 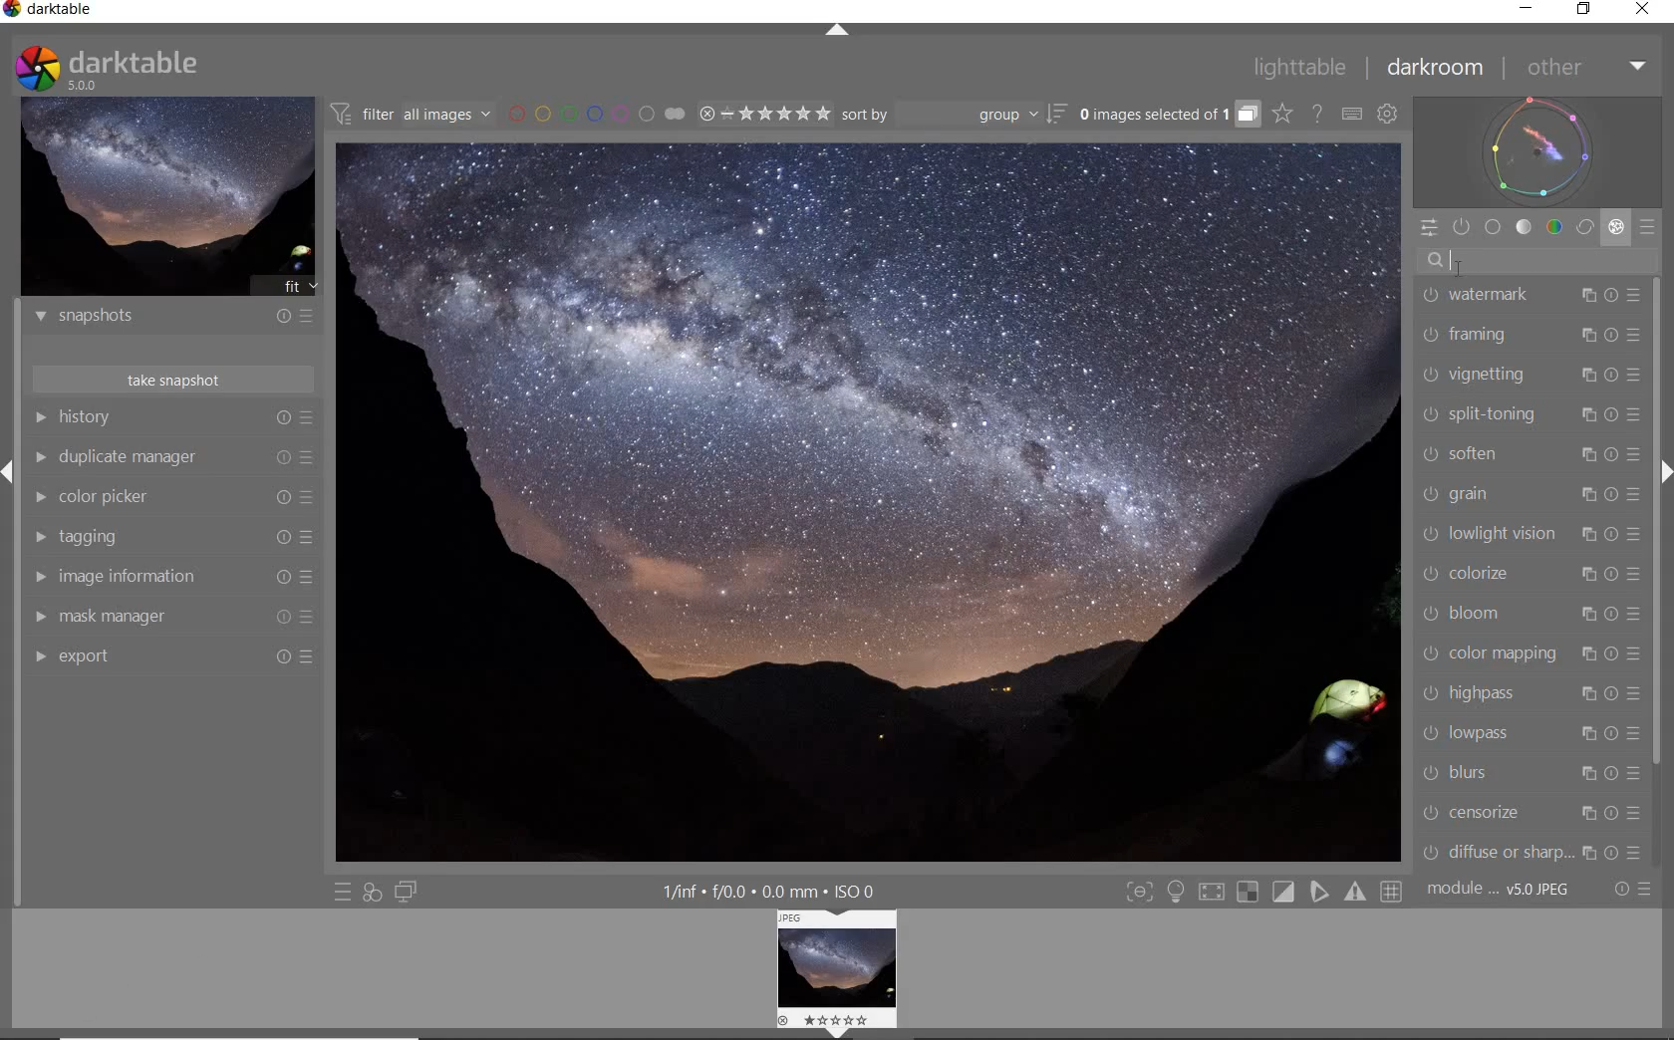 What do you see at coordinates (870, 501) in the screenshot?
I see `SELECTED IMAGE` at bounding box center [870, 501].